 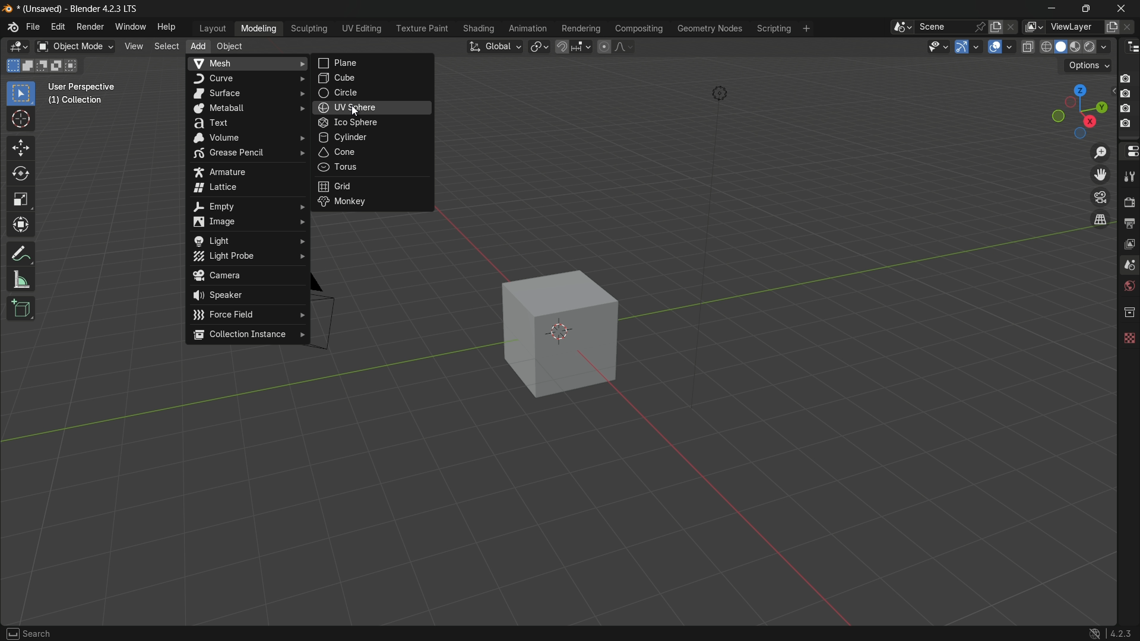 I want to click on select, so click(x=166, y=45).